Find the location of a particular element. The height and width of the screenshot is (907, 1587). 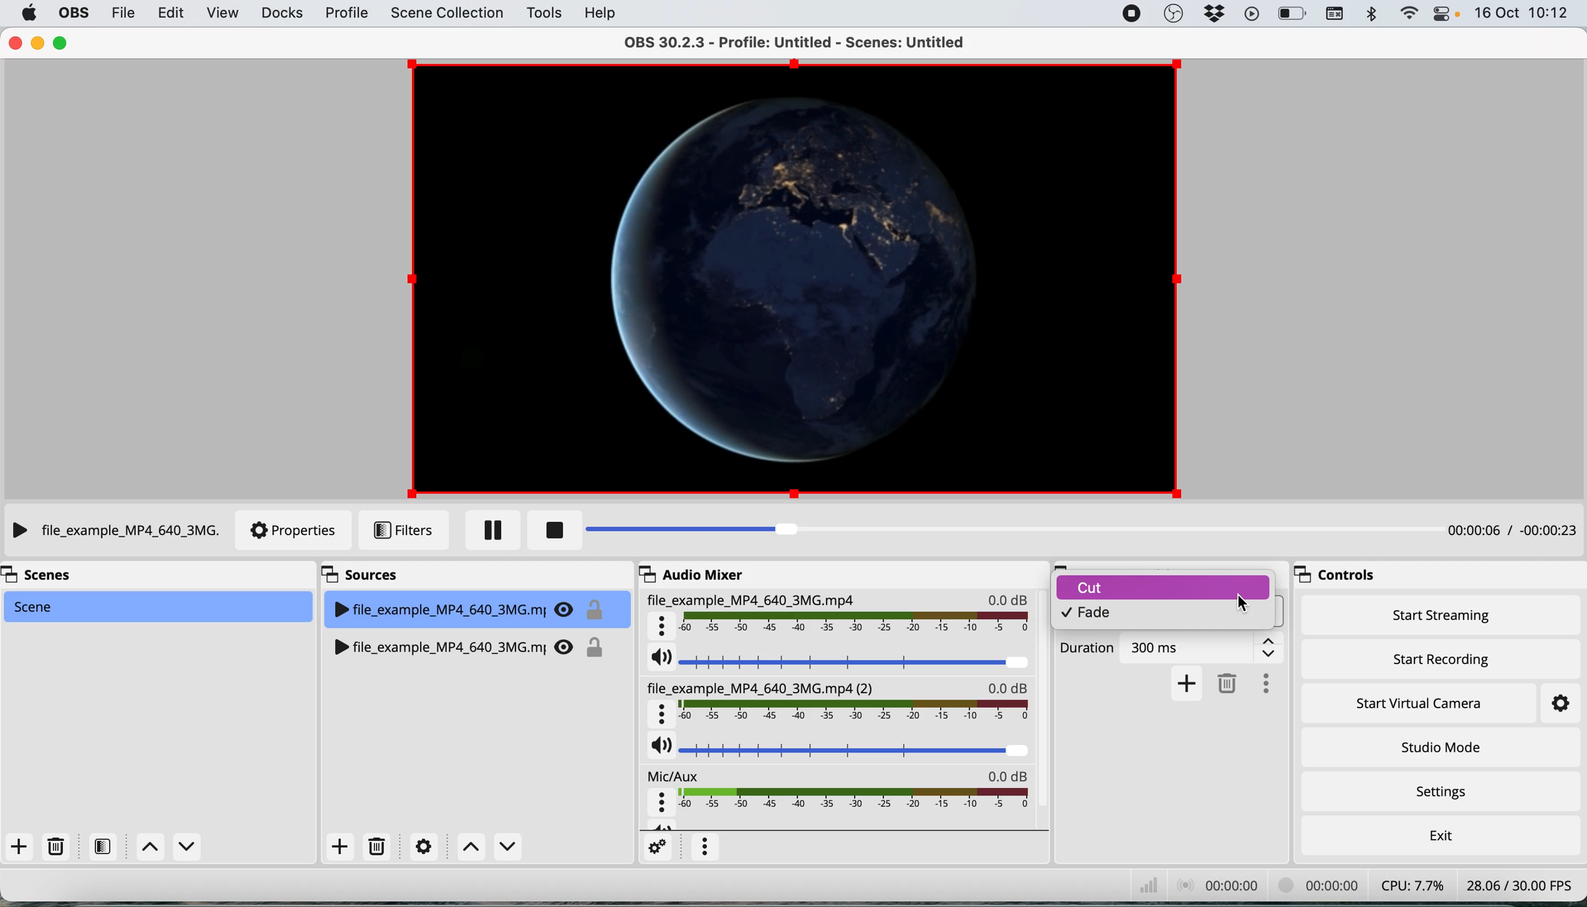

add transition is located at coordinates (1186, 686).